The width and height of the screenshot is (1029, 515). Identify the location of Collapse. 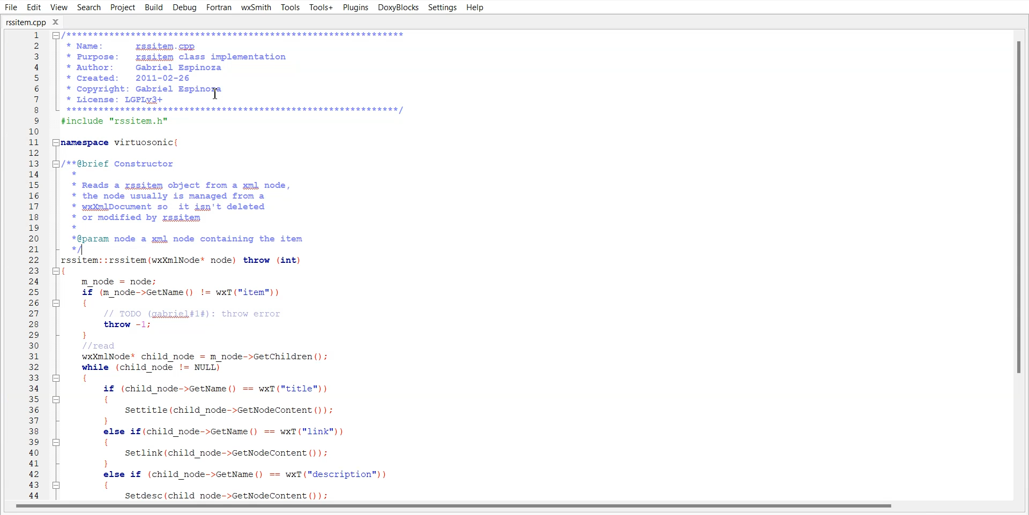
(56, 142).